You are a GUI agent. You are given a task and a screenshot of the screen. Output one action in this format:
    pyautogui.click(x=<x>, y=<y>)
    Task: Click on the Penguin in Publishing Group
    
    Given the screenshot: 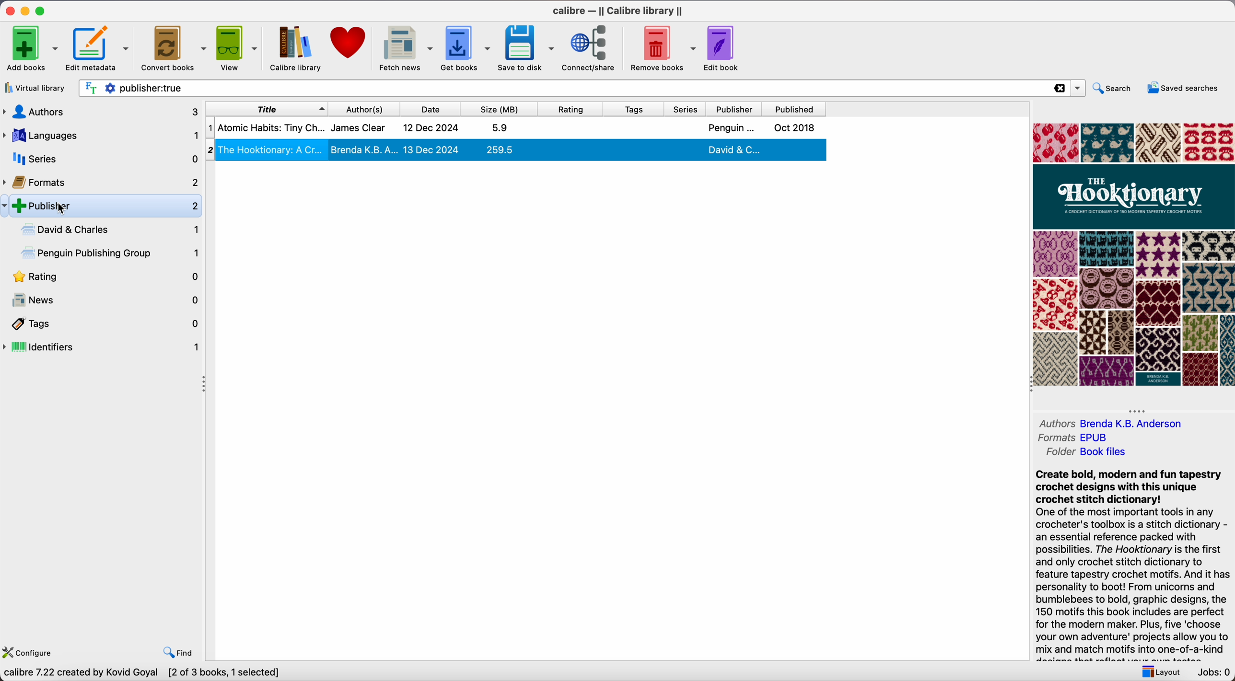 What is the action you would take?
    pyautogui.click(x=112, y=254)
    